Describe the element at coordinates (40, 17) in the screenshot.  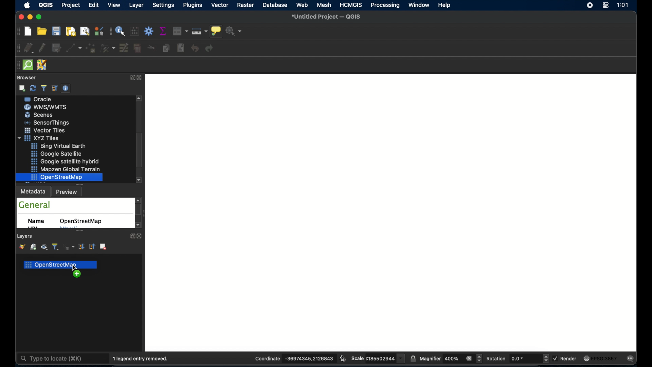
I see `maximize` at that location.